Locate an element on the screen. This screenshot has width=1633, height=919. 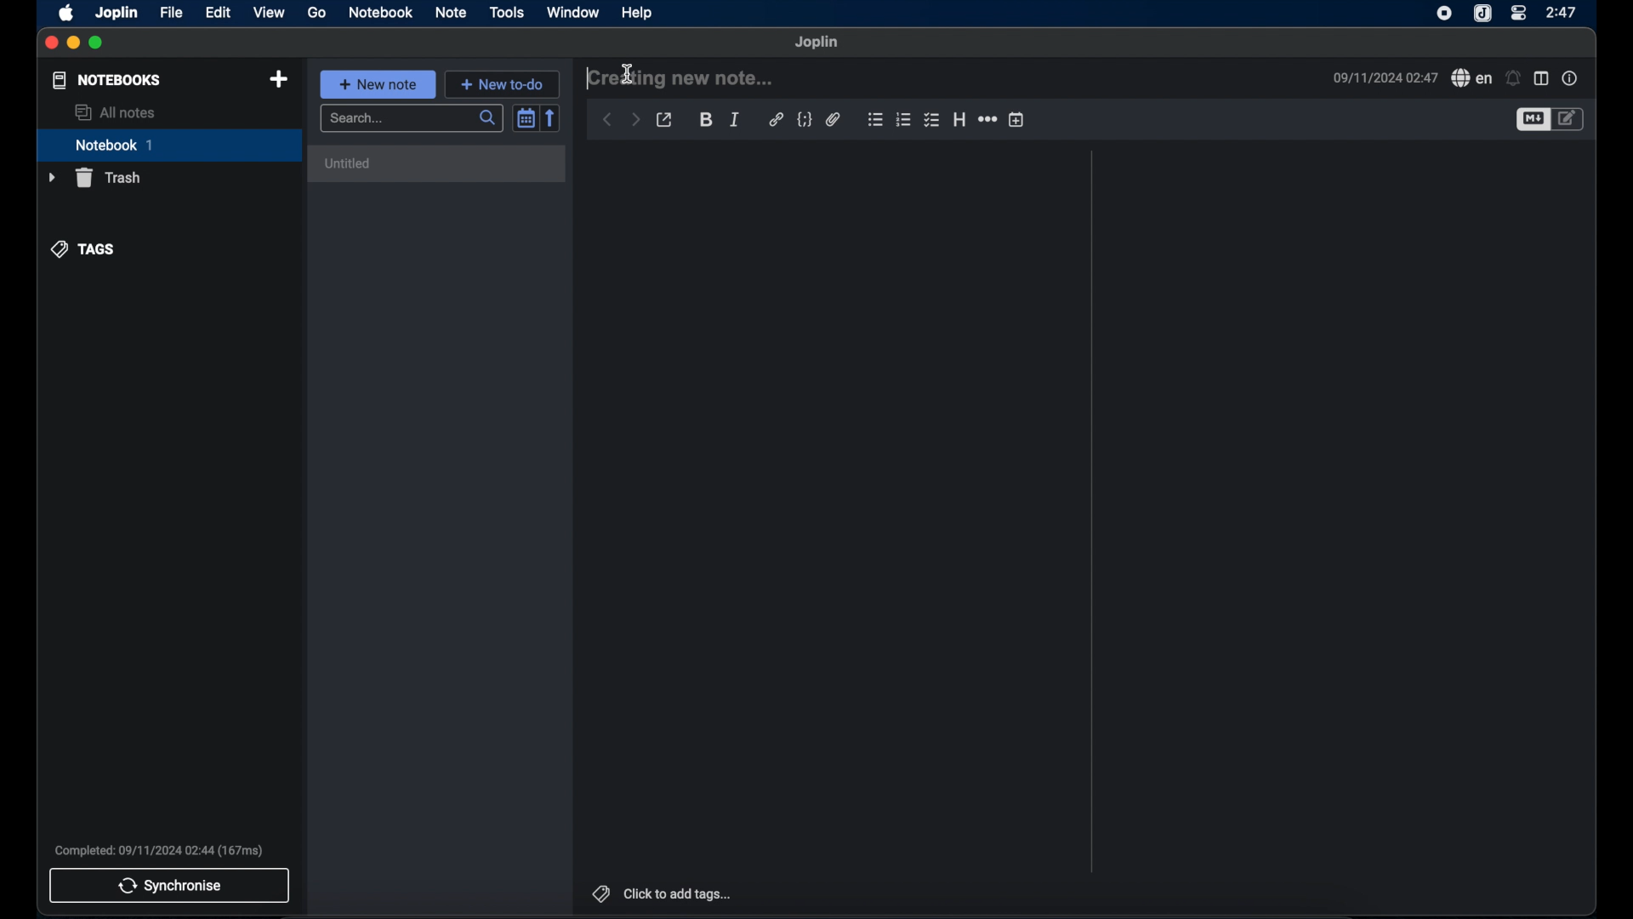
view is located at coordinates (270, 12).